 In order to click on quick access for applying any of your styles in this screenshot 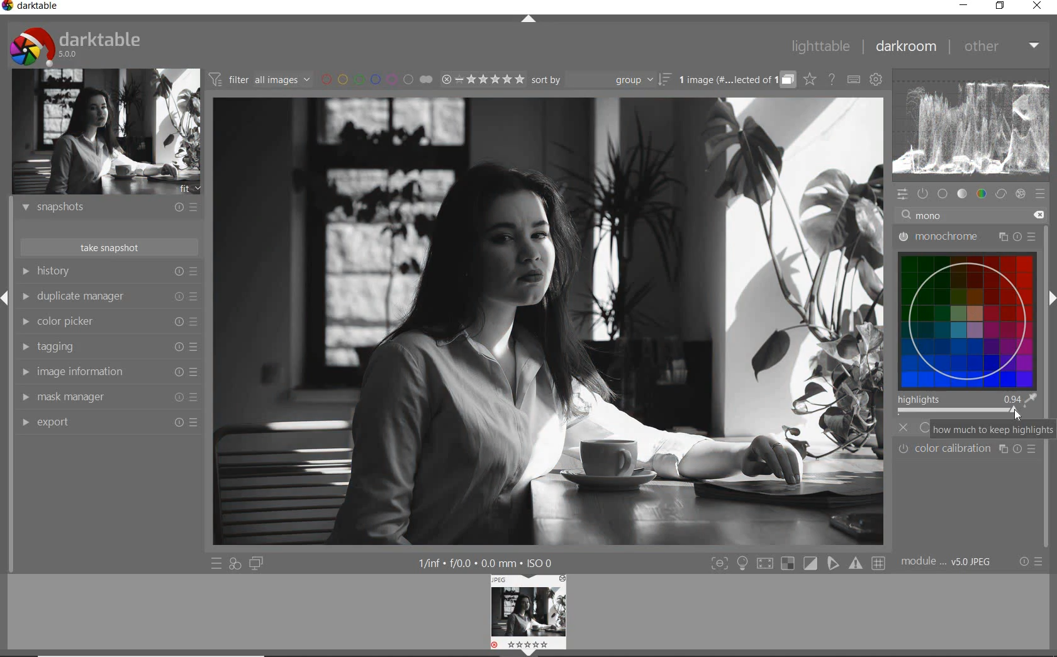, I will do `click(235, 564)`.